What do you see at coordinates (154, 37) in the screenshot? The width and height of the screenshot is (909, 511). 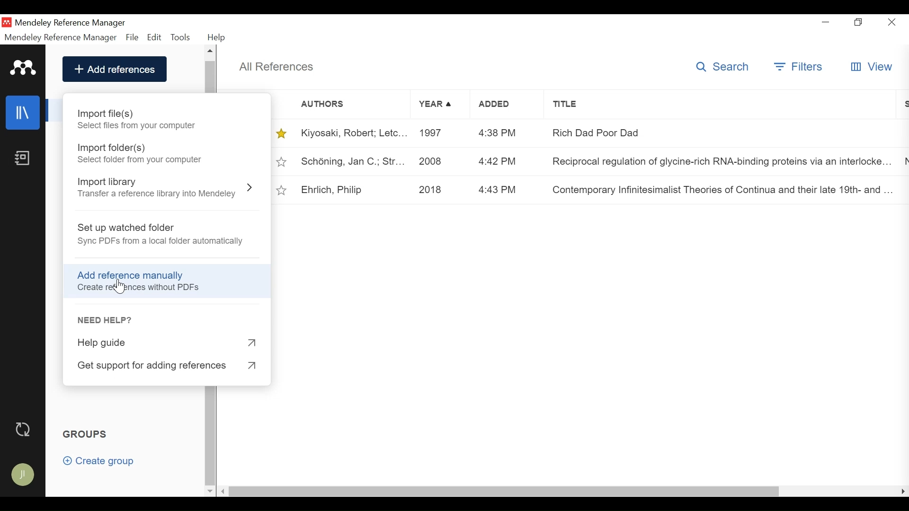 I see `Edit ` at bounding box center [154, 37].